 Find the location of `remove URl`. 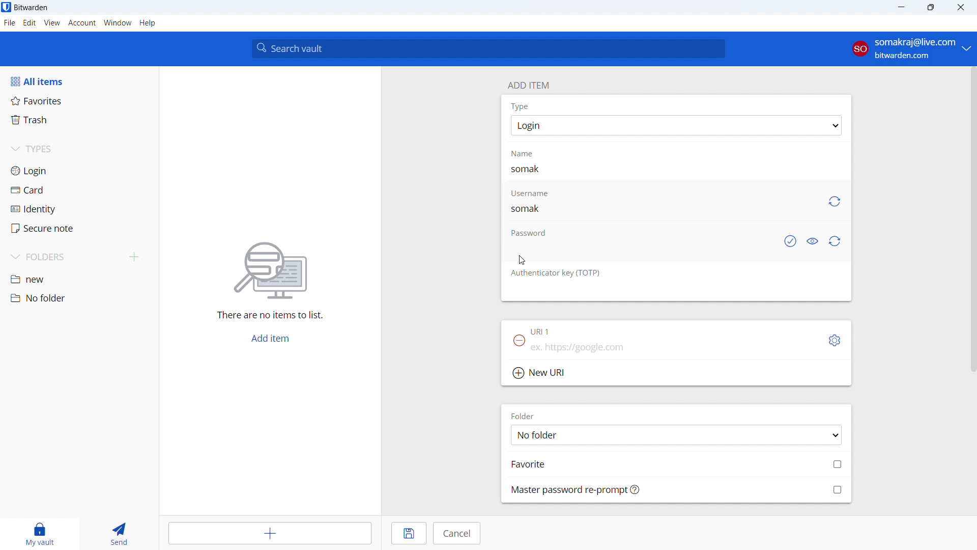

remove URl is located at coordinates (519, 340).